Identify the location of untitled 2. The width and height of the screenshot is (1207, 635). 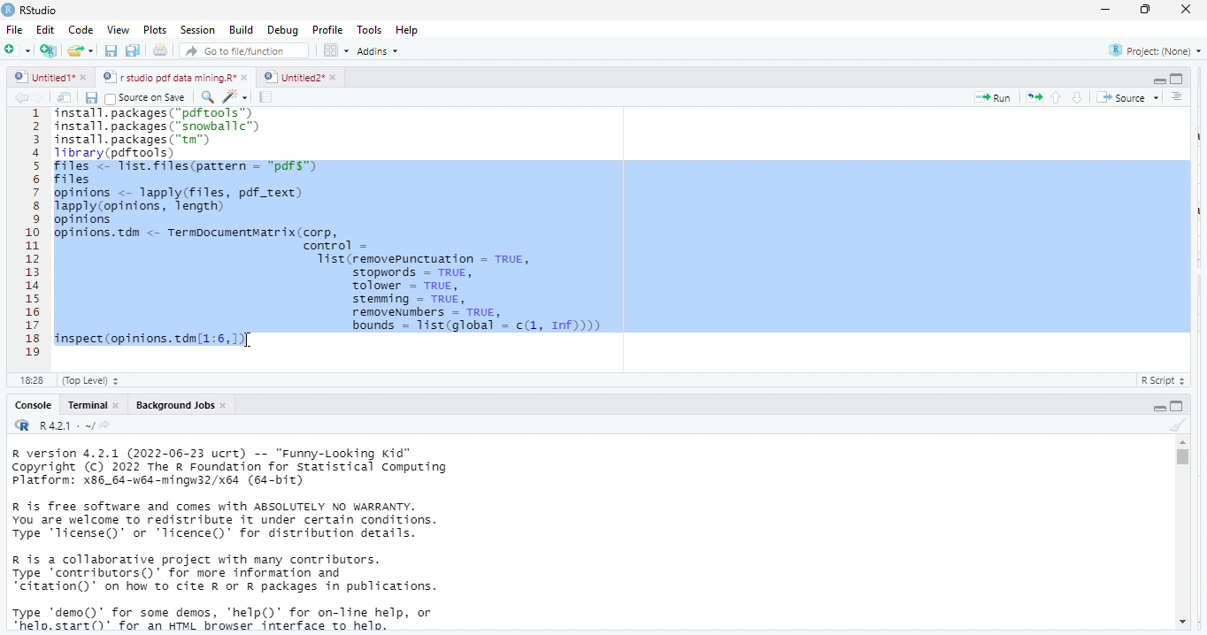
(292, 76).